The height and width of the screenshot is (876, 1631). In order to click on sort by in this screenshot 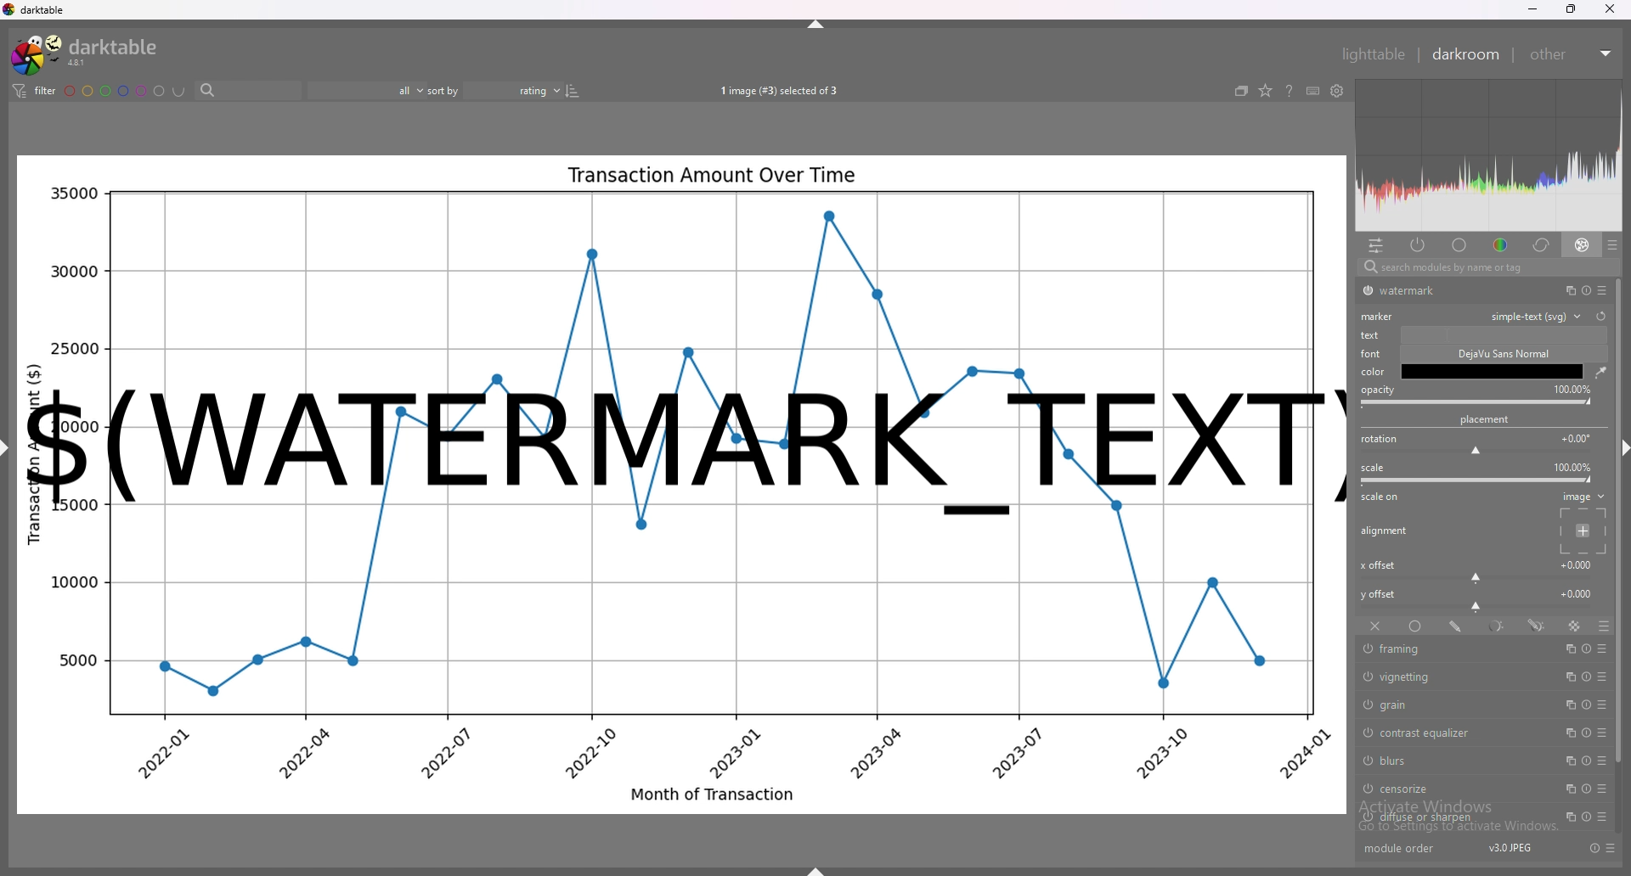, I will do `click(494, 88)`.